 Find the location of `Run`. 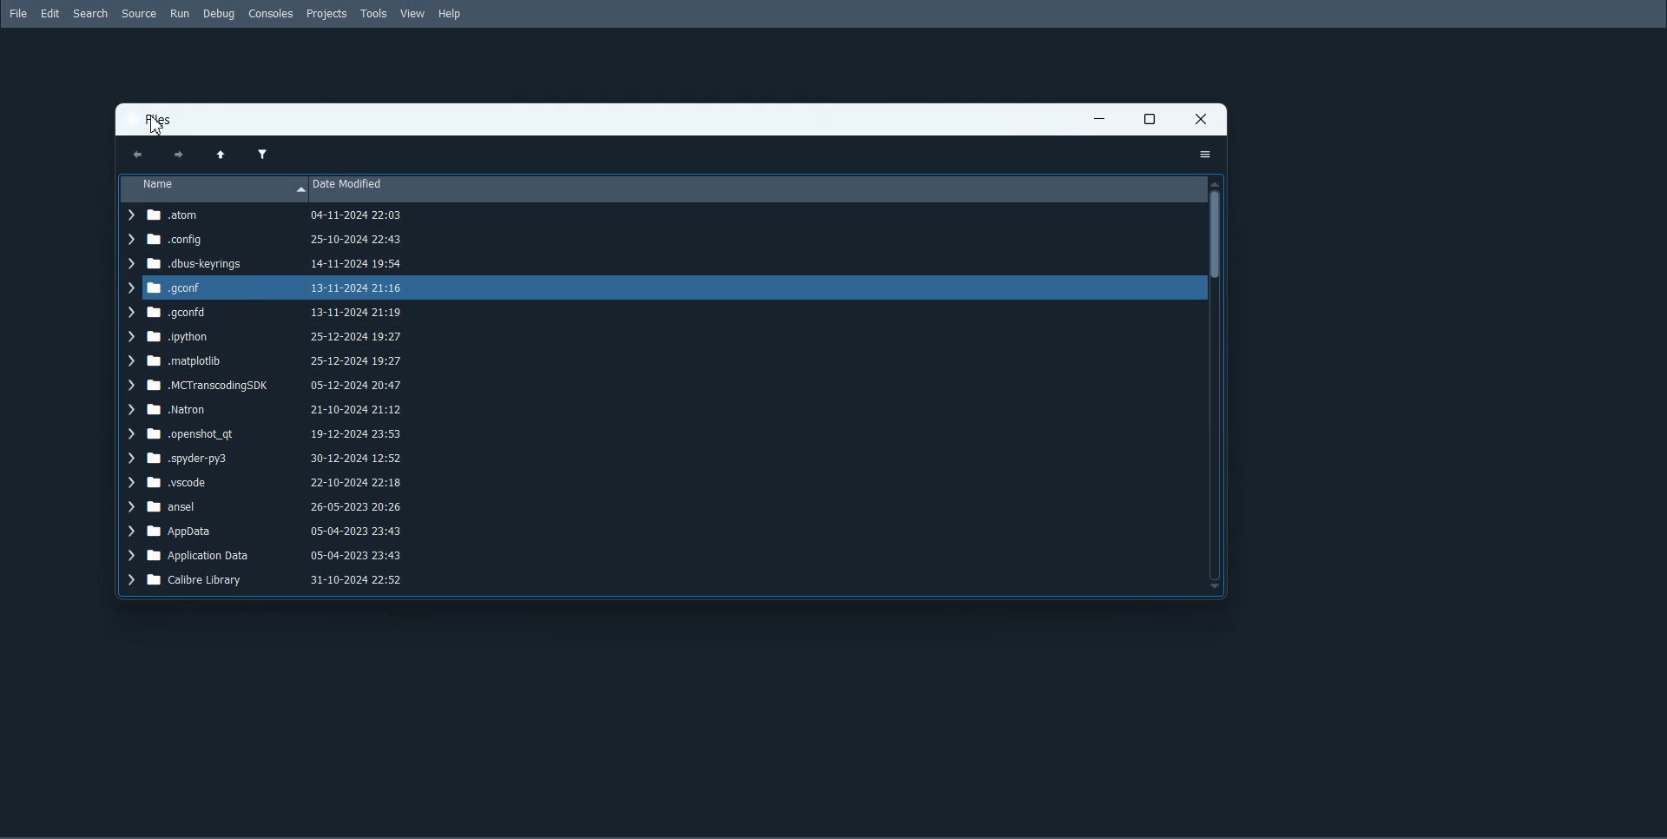

Run is located at coordinates (180, 14).